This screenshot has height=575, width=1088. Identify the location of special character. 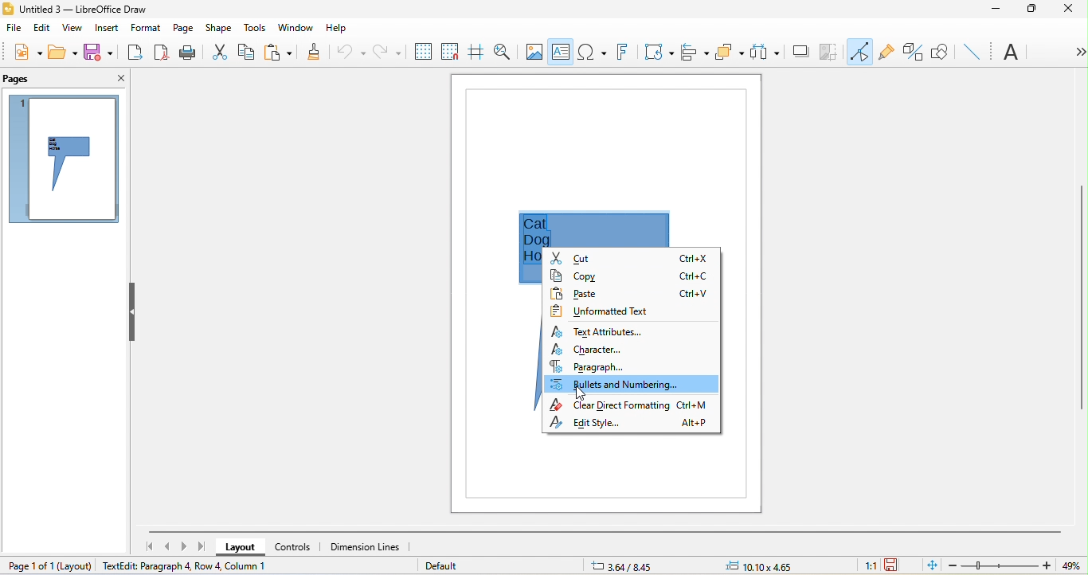
(592, 51).